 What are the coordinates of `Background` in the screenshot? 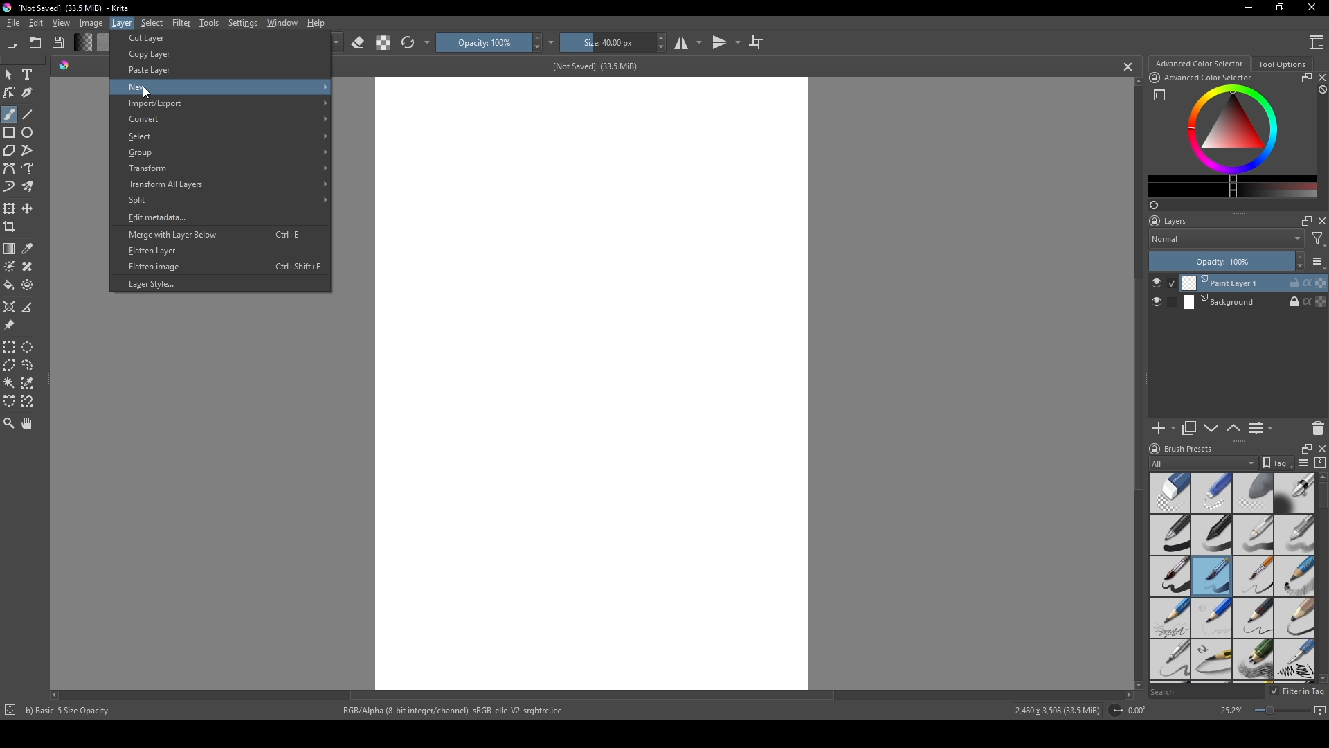 It's located at (1254, 303).